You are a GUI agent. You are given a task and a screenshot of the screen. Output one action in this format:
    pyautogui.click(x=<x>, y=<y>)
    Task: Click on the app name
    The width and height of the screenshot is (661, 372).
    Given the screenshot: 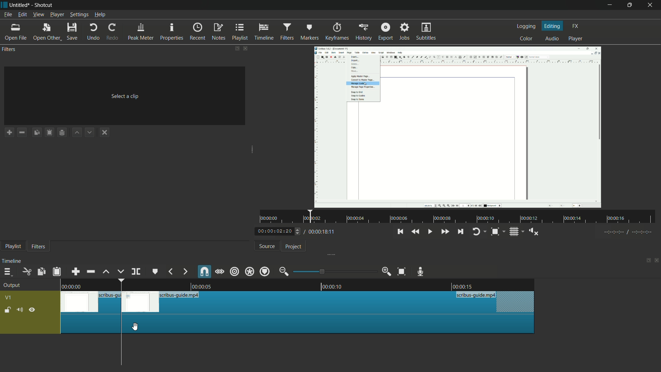 What is the action you would take?
    pyautogui.click(x=44, y=5)
    